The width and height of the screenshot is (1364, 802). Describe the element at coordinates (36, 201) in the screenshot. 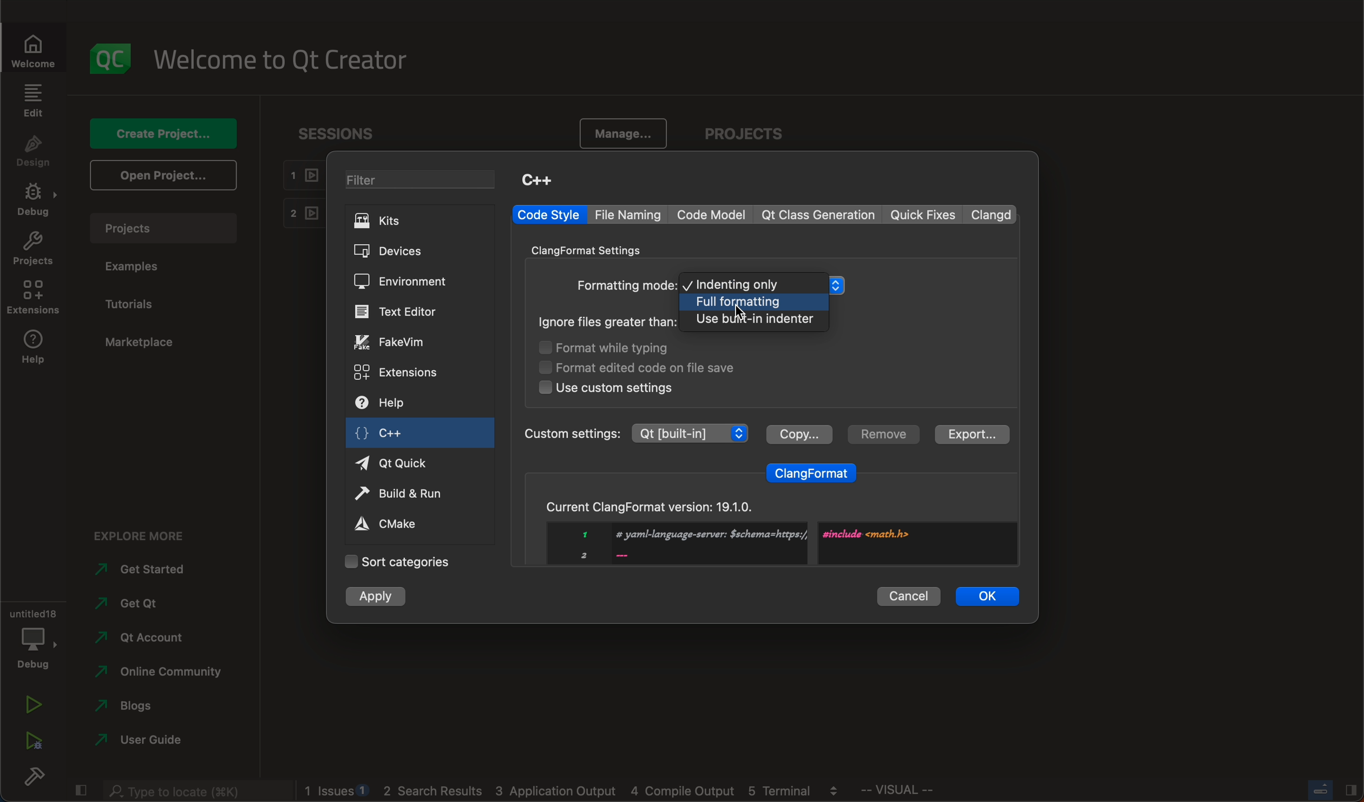

I see `debug` at that location.